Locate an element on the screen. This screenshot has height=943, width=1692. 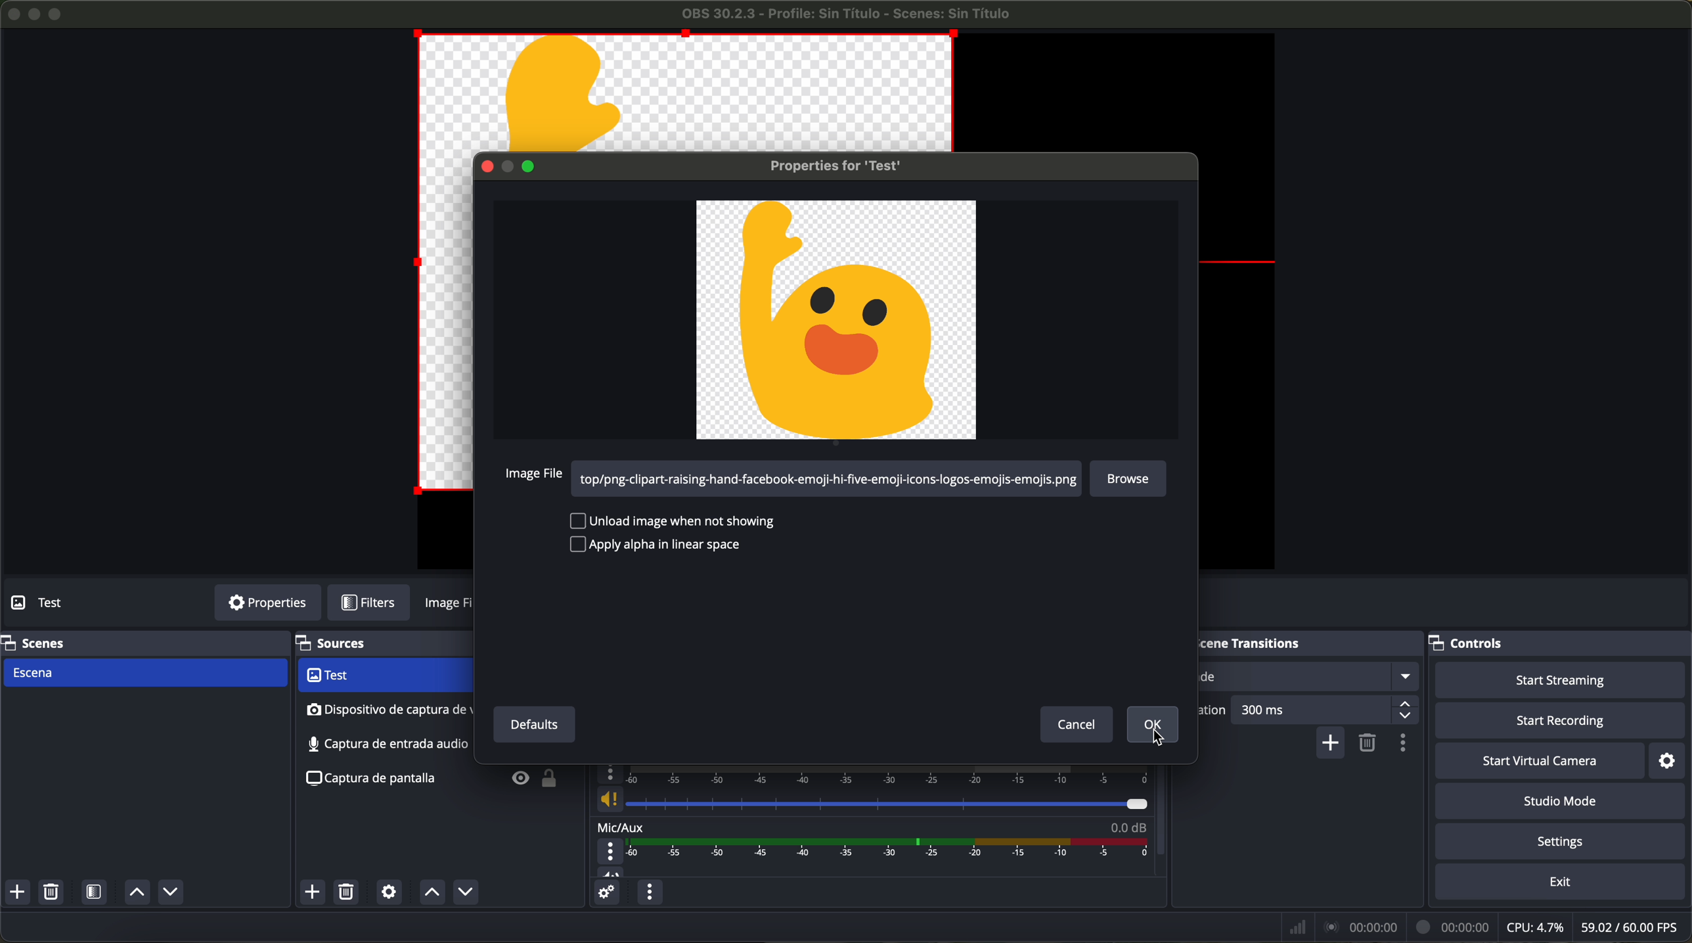
close is located at coordinates (489, 168).